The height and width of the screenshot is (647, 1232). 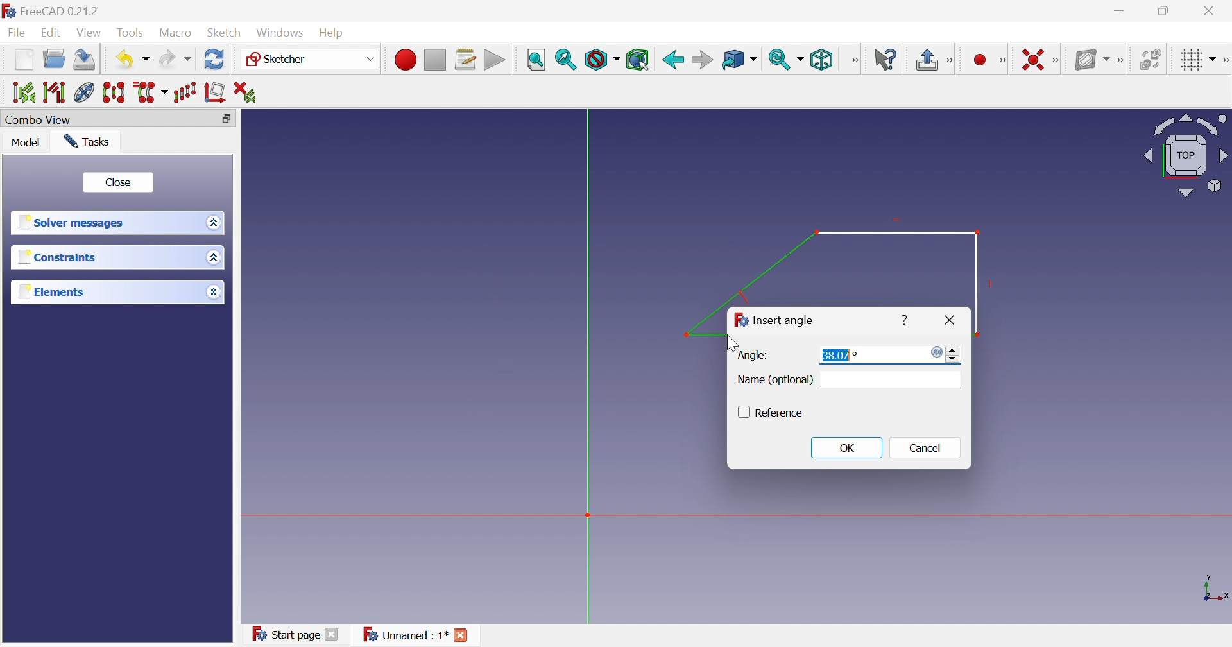 I want to click on Macro recording ..., so click(x=404, y=58).